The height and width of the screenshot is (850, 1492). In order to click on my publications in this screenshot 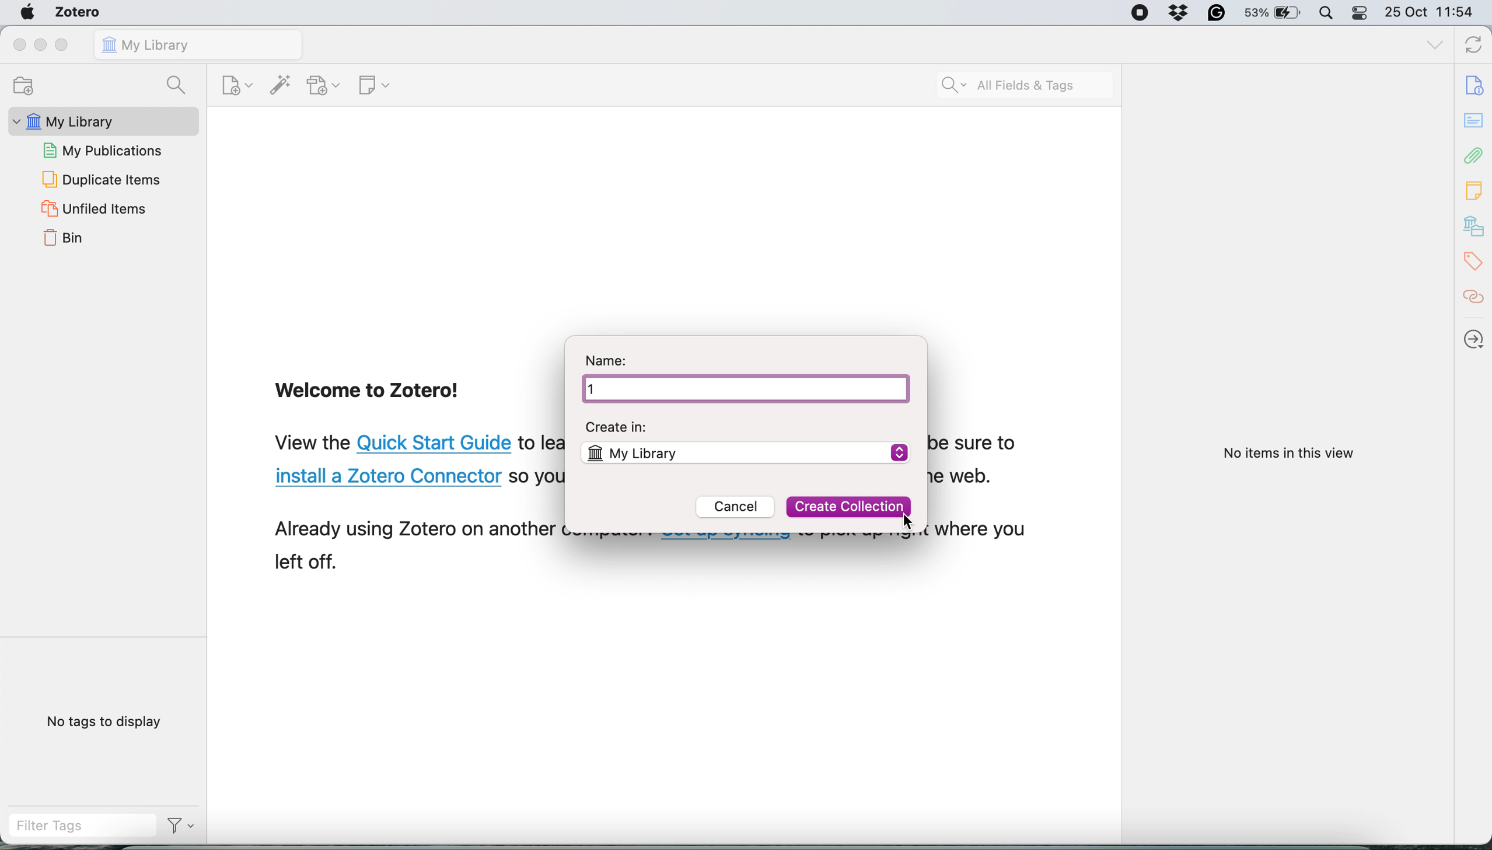, I will do `click(106, 149)`.